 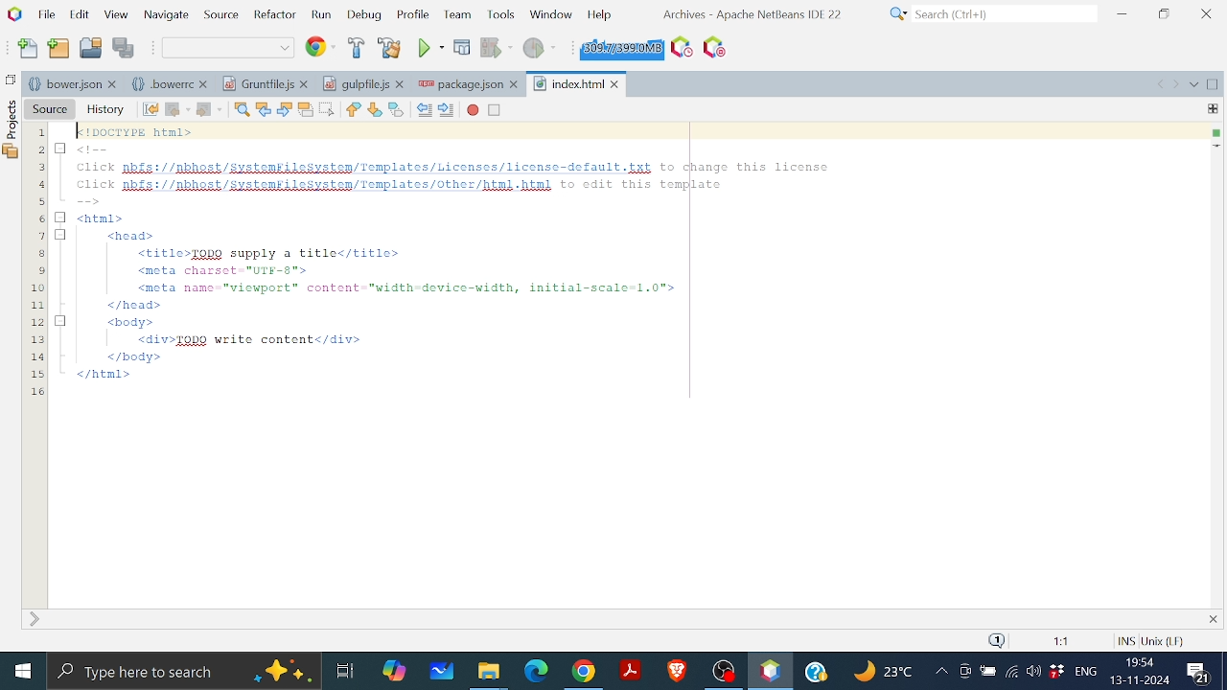 I want to click on Click pbfs://pbhest/systenkilesysten/Templates/Licenses/license-default.txt to change this license, so click(x=451, y=168).